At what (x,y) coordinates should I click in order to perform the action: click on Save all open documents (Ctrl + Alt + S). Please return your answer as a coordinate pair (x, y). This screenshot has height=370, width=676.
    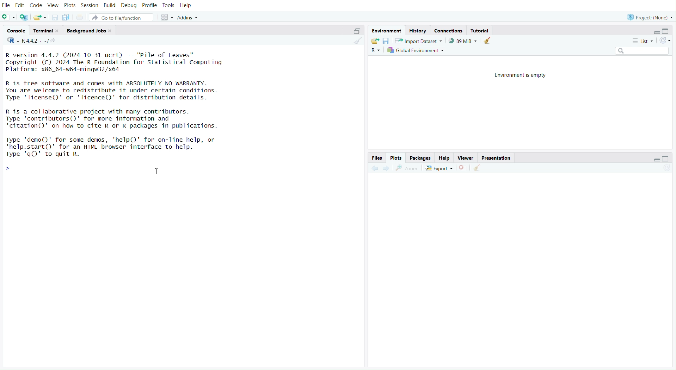
    Looking at the image, I should click on (67, 17).